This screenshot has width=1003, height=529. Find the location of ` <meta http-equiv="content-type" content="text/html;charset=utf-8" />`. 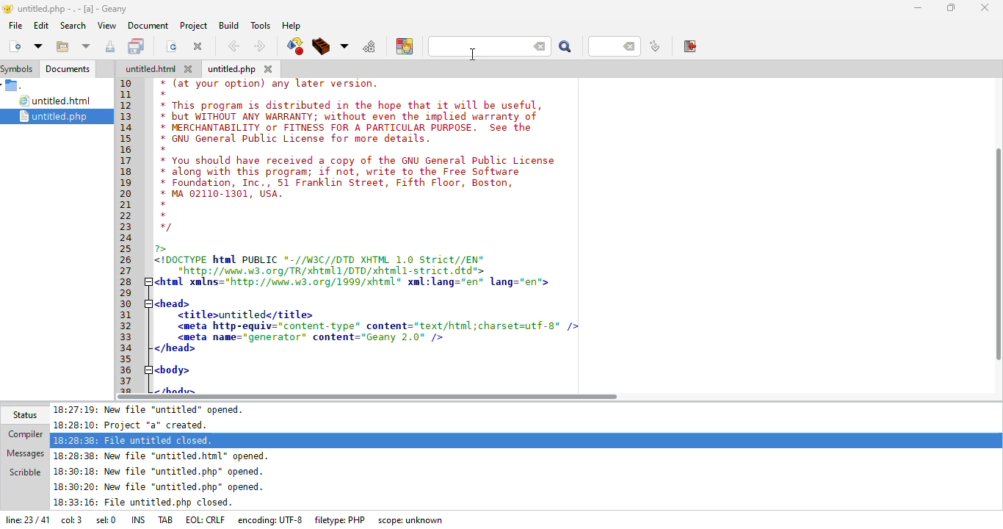

 <meta http-equiv="content-type" content="text/html;charset=utf-8" /> is located at coordinates (377, 325).